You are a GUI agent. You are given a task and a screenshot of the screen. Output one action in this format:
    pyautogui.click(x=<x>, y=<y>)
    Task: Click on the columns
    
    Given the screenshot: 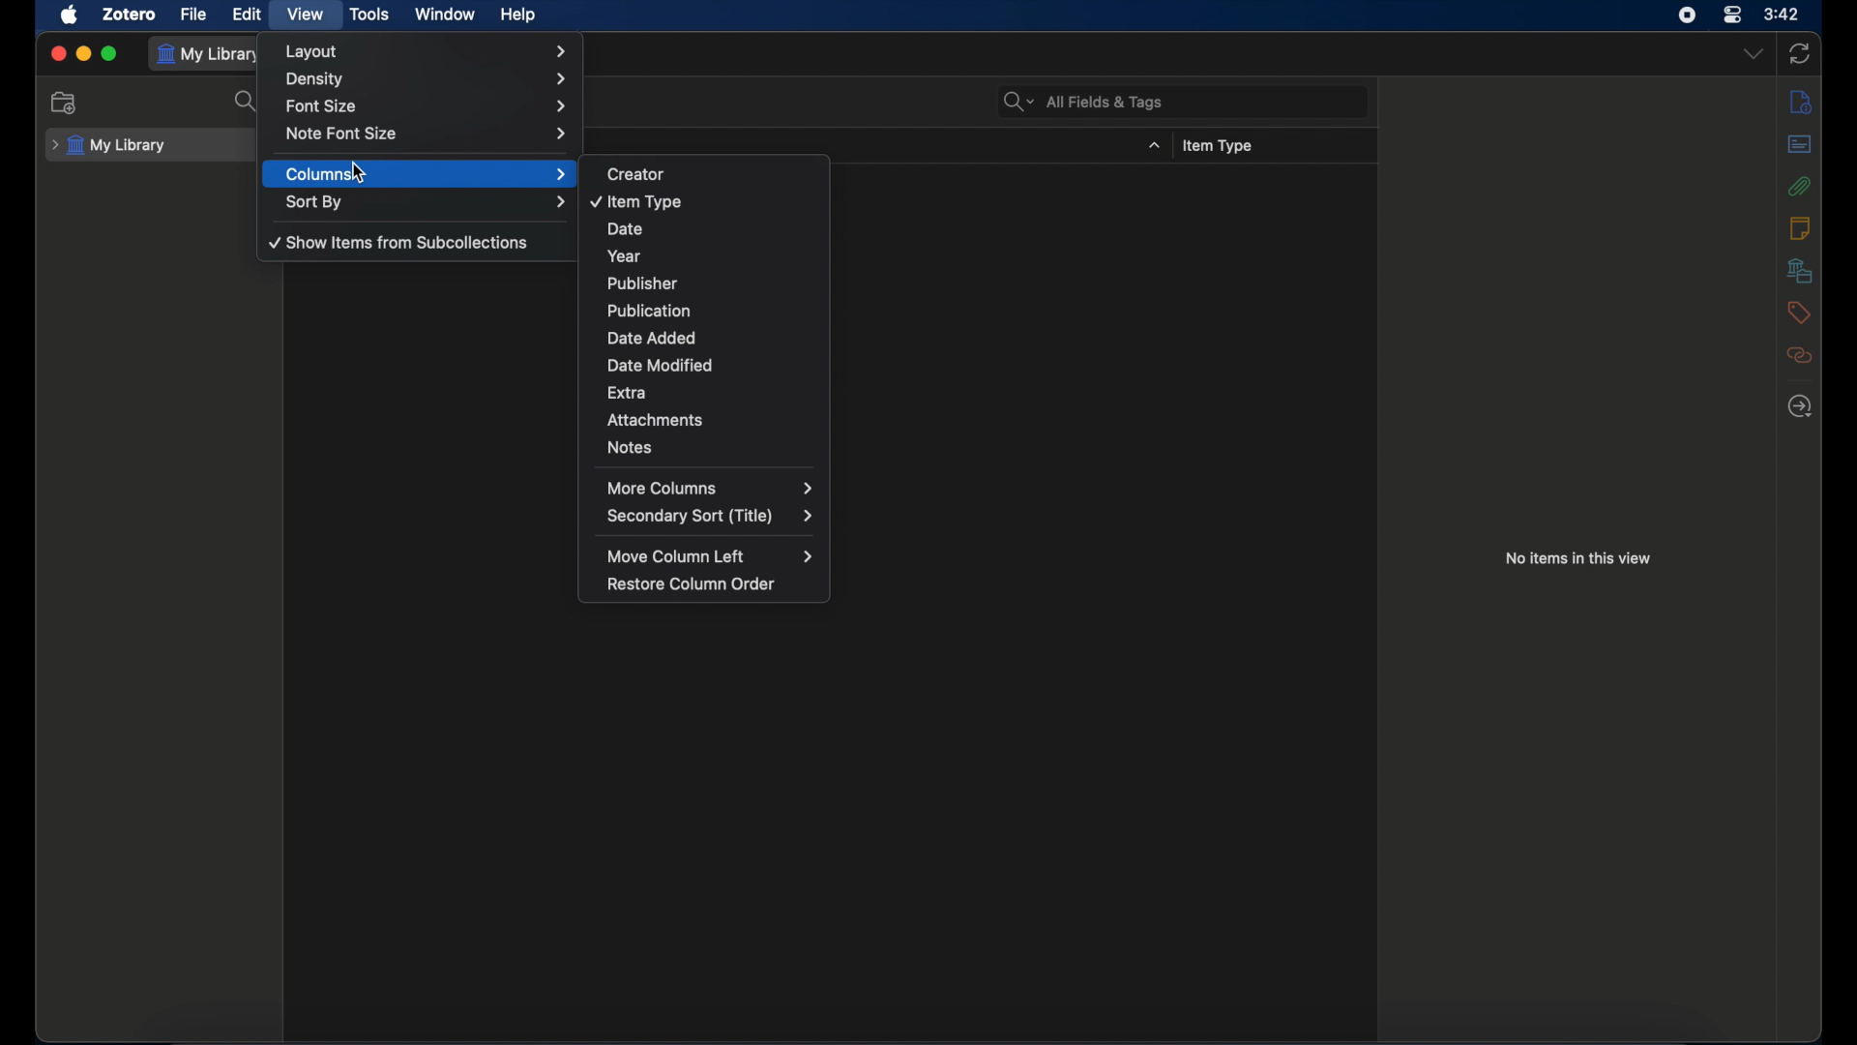 What is the action you would take?
    pyautogui.click(x=425, y=174)
    